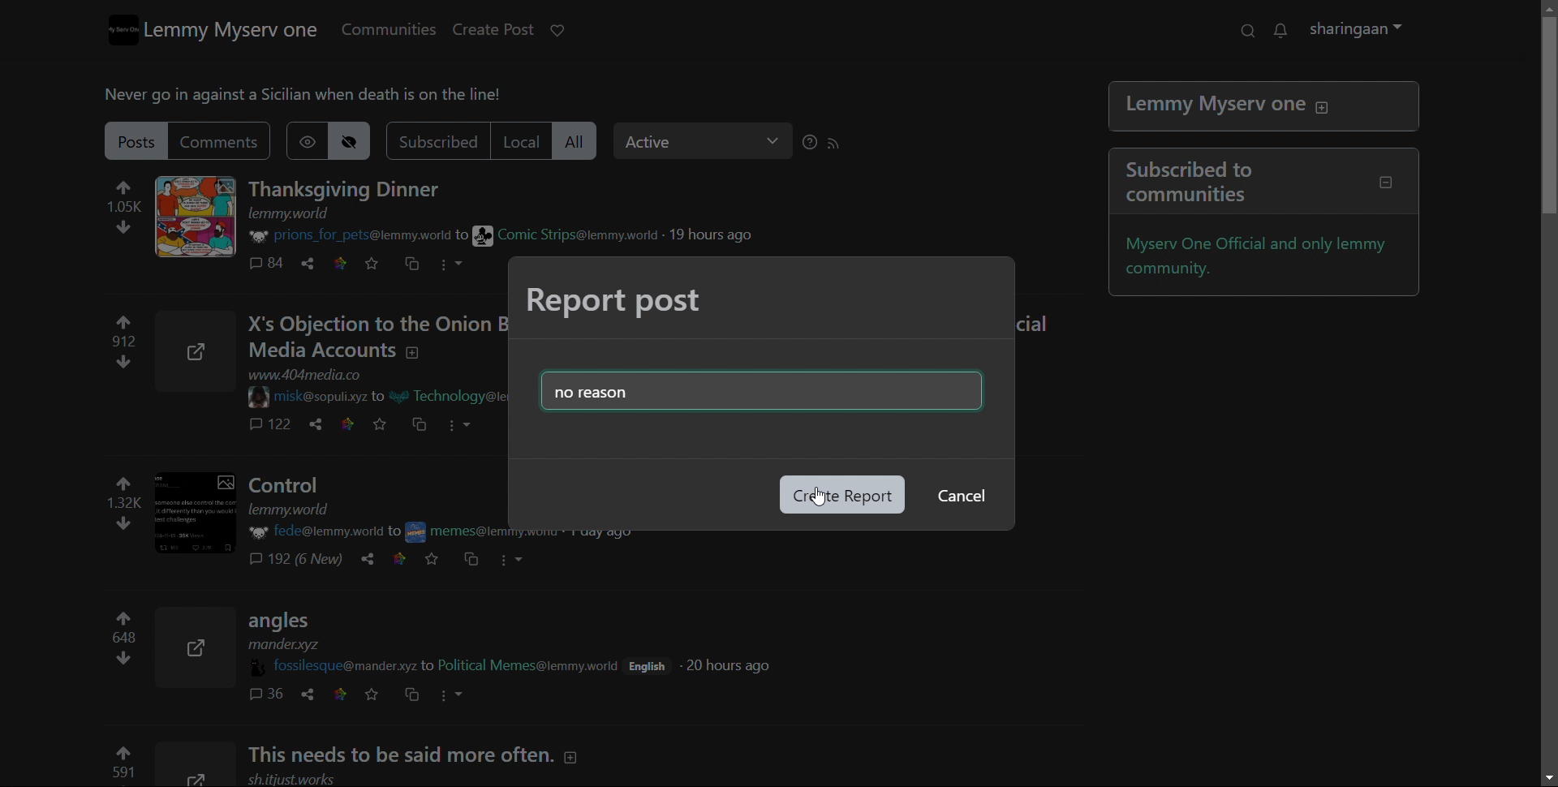  Describe the element at coordinates (320, 376) in the screenshot. I see `URL` at that location.